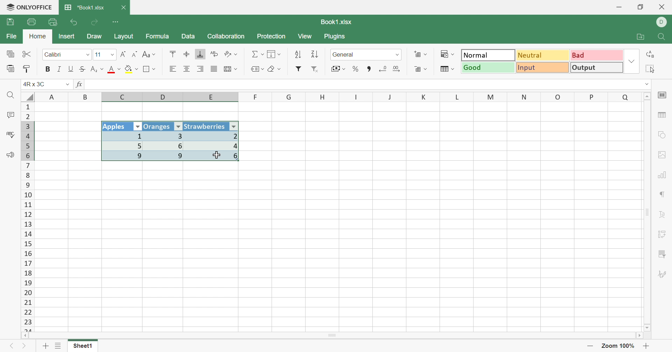 The height and width of the screenshot is (352, 672). I want to click on P, so click(592, 96).